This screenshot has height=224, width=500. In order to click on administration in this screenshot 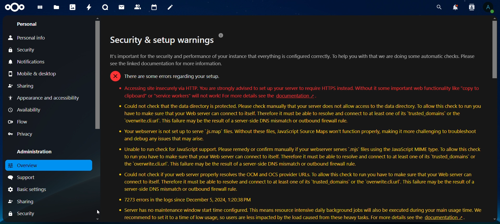, I will do `click(37, 152)`.